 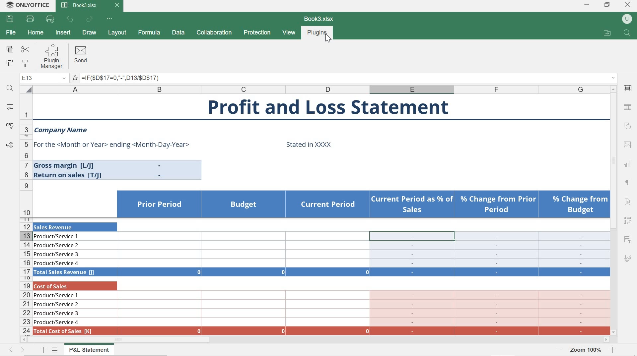 I want to click on scrollbar, so click(x=315, y=340).